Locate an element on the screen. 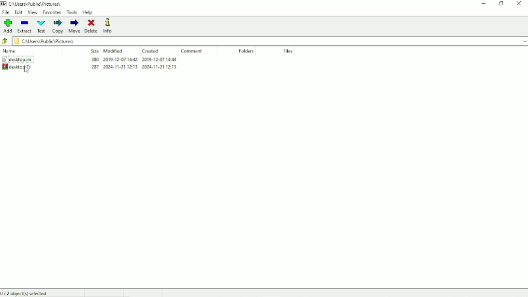 This screenshot has width=528, height=297. 380 2019-12-07 1442 2019-12-07 14M is located at coordinates (133, 60).